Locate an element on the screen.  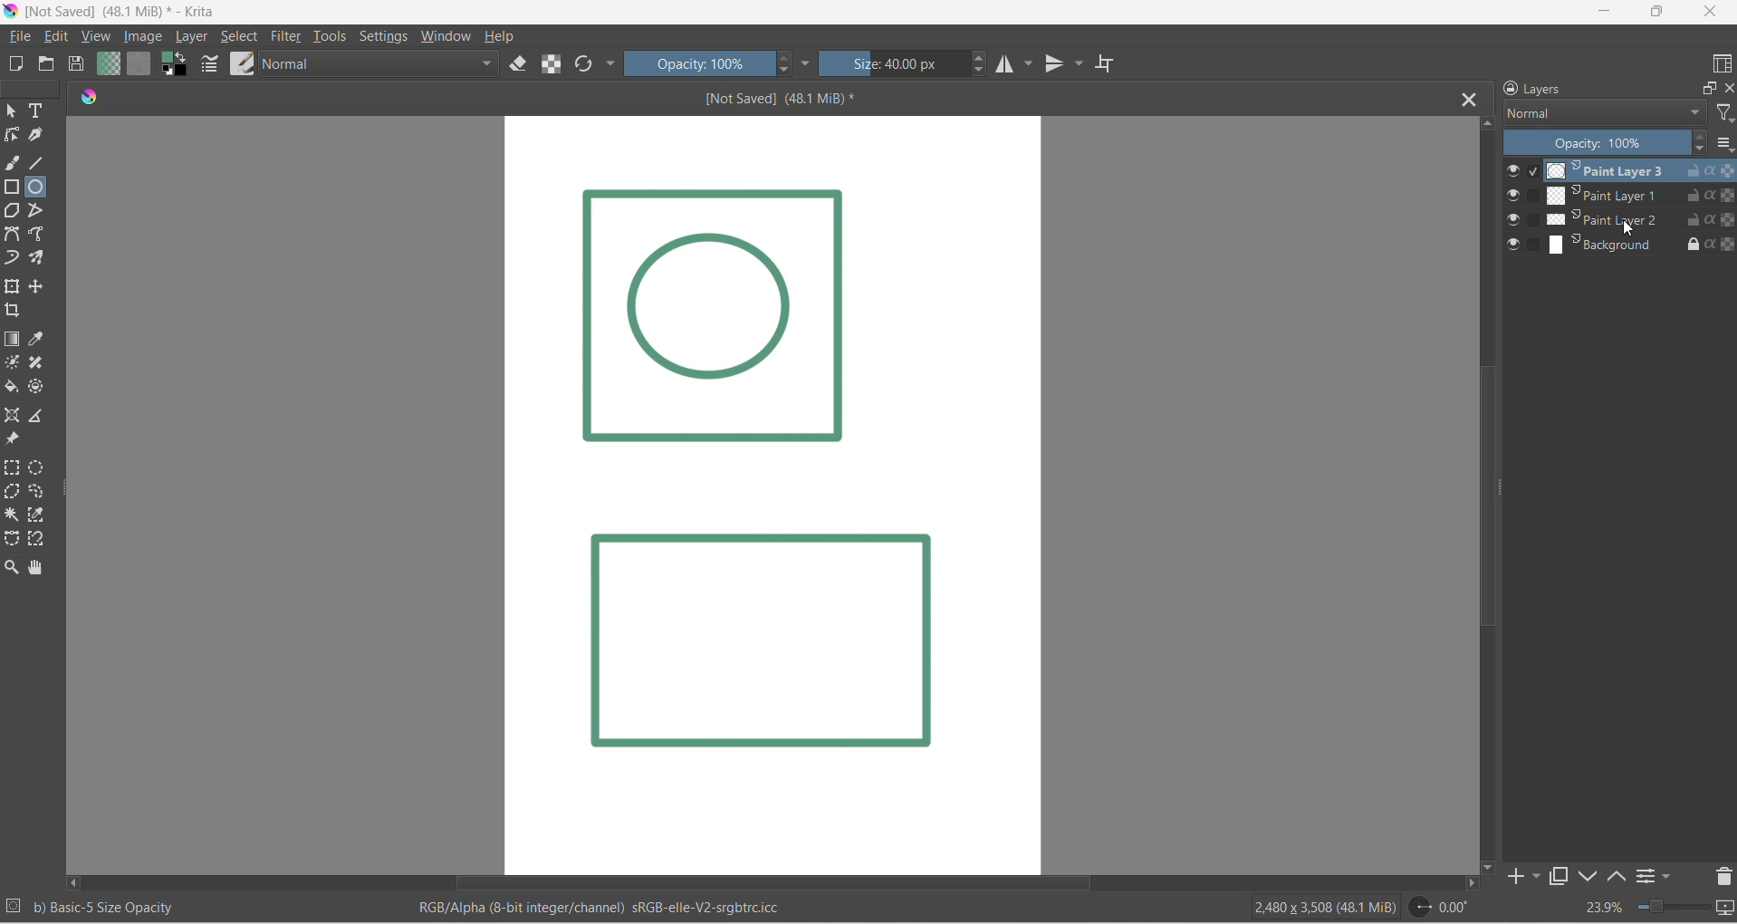
file is located at coordinates (21, 38).